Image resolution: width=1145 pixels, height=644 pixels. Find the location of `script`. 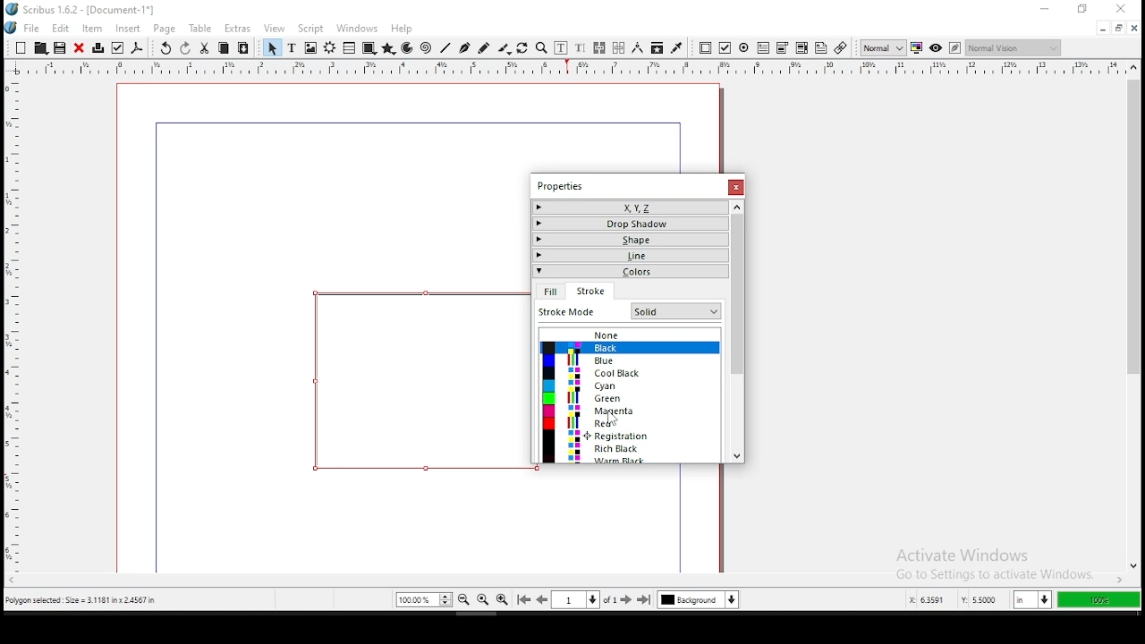

script is located at coordinates (310, 29).